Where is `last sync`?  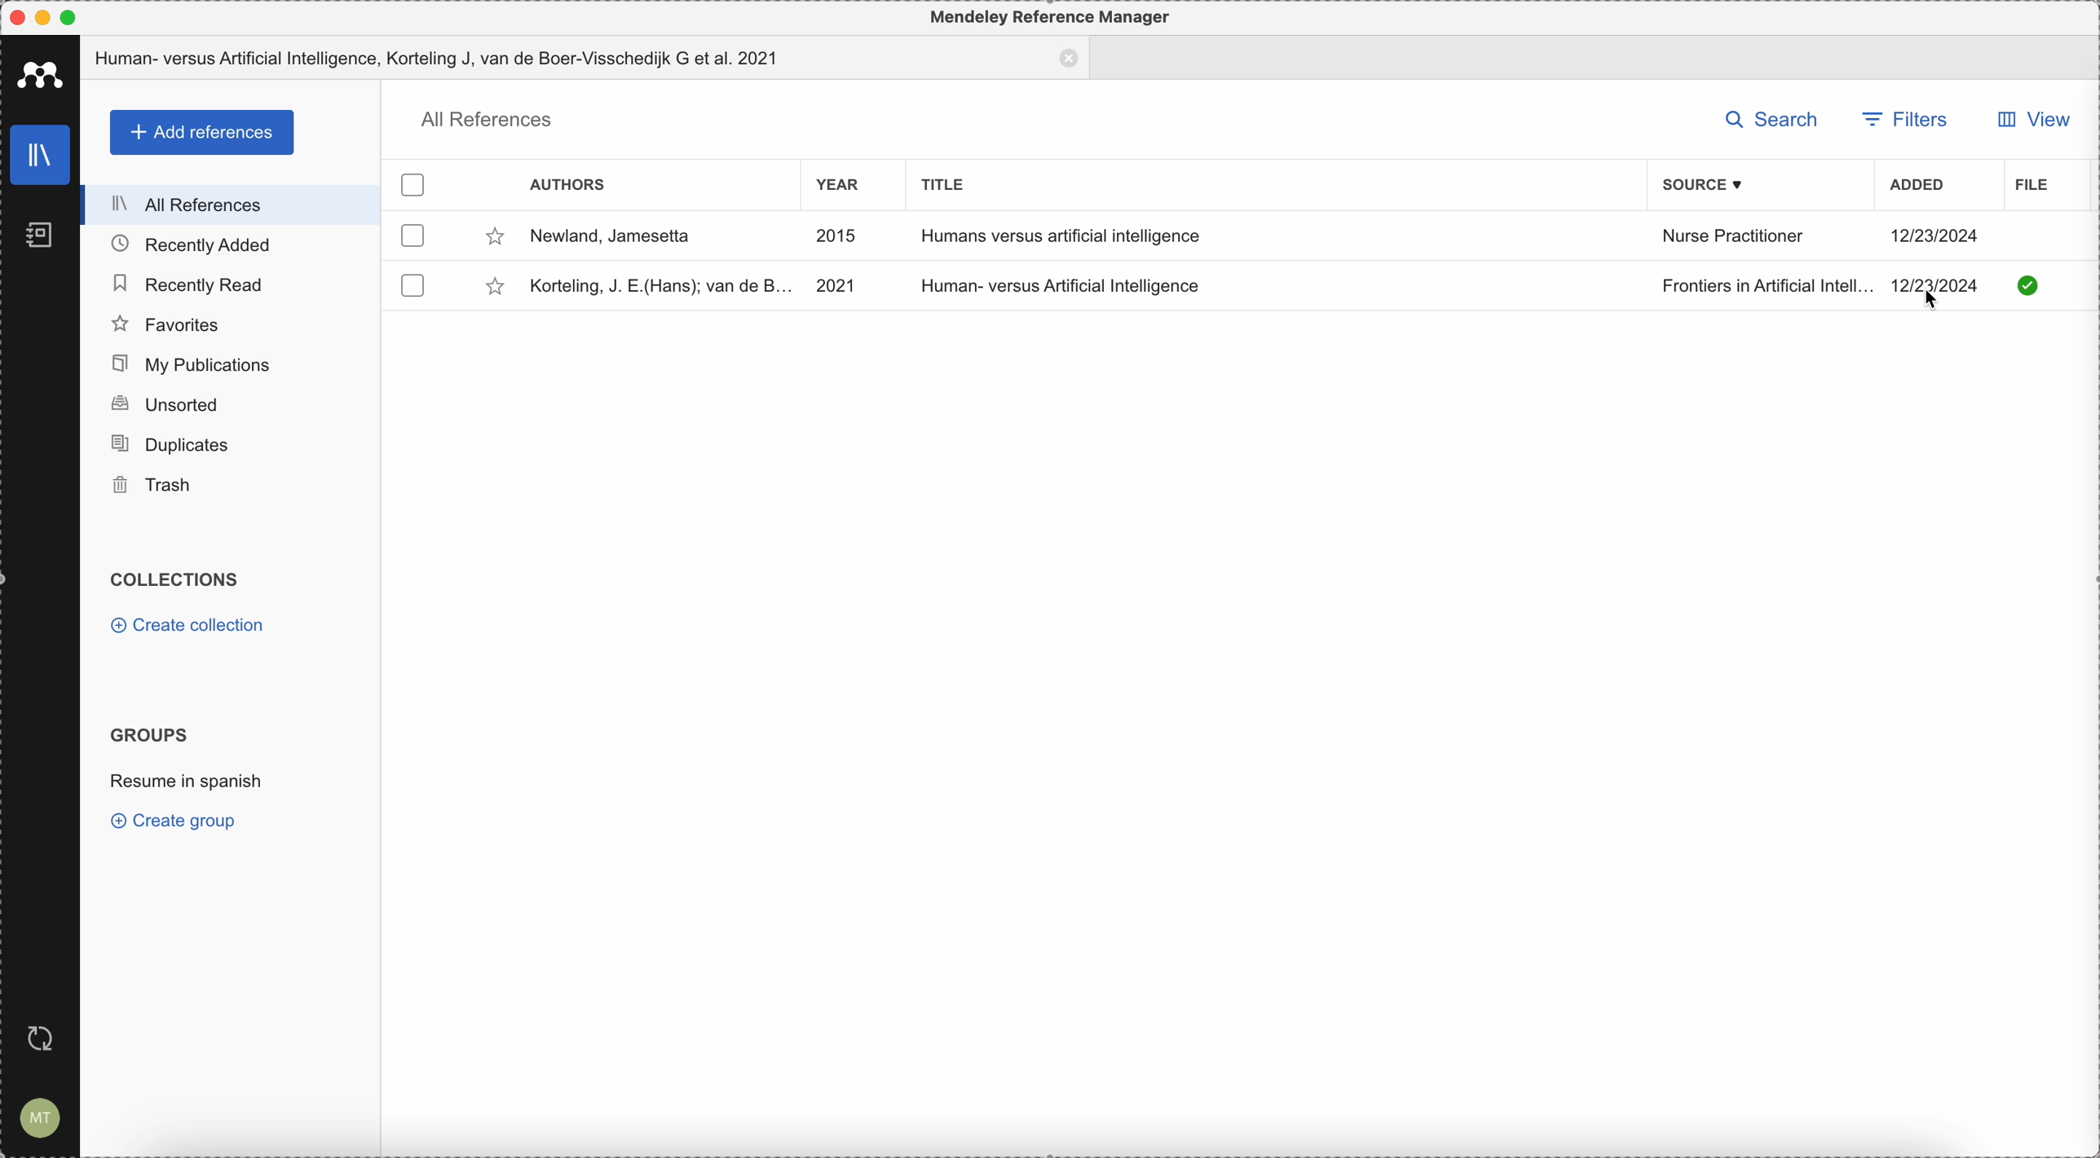 last sync is located at coordinates (47, 1036).